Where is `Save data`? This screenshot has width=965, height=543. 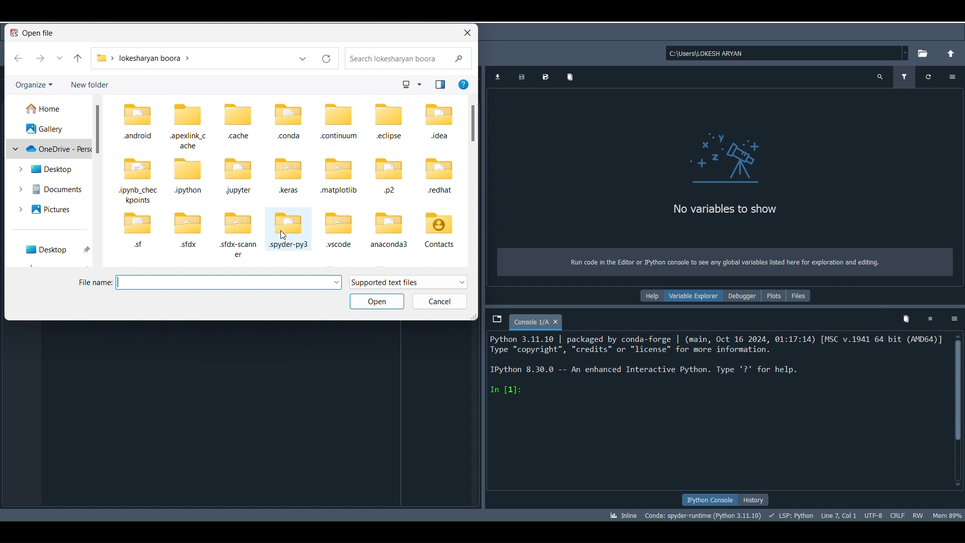 Save data is located at coordinates (521, 76).